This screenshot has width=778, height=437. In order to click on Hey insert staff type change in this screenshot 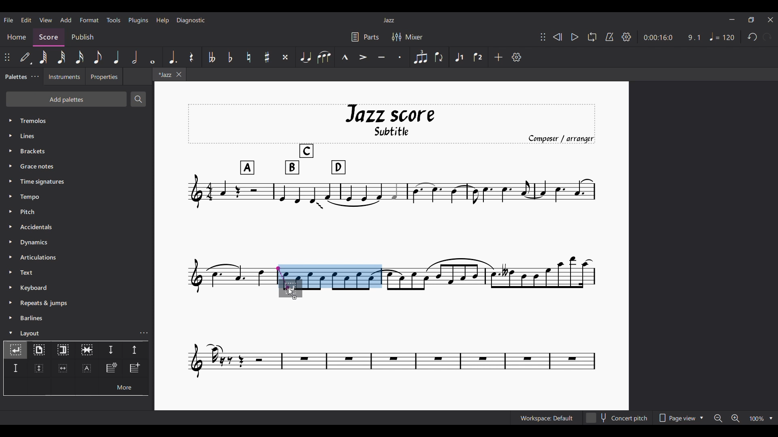, I will do `click(111, 369)`.